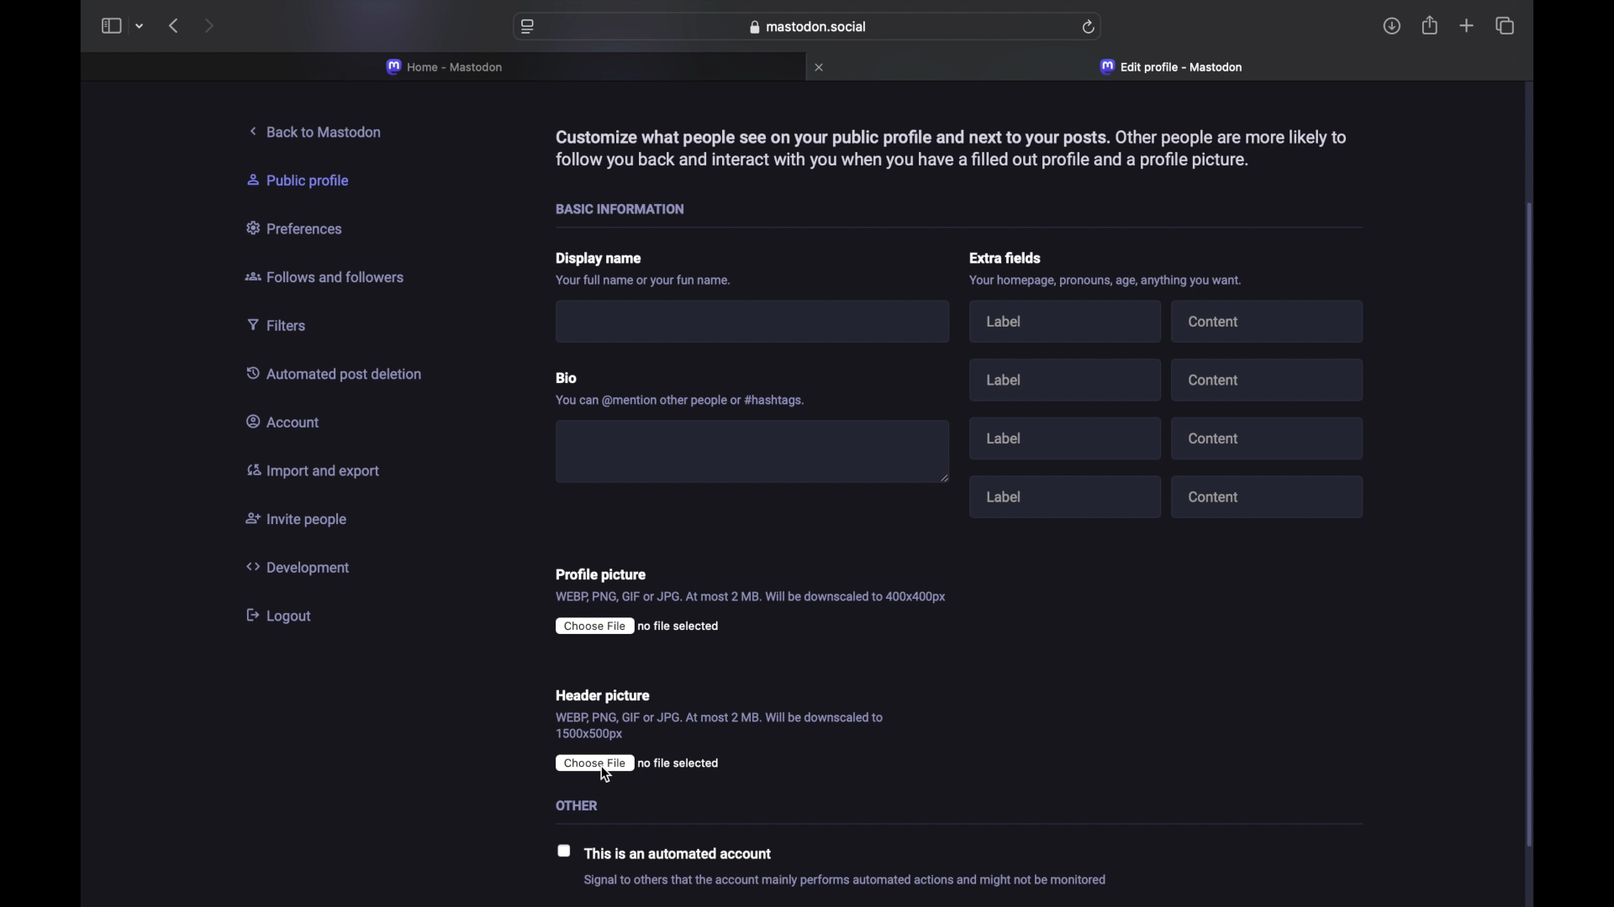  What do you see at coordinates (208, 25) in the screenshot?
I see `next` at bounding box center [208, 25].